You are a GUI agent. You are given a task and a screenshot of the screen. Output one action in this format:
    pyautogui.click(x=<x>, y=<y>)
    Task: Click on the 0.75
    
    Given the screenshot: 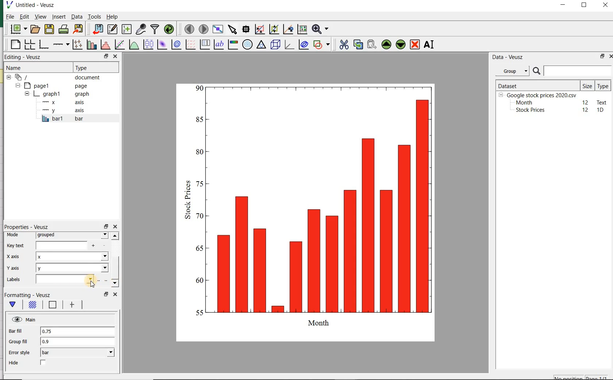 What is the action you would take?
    pyautogui.click(x=78, y=331)
    